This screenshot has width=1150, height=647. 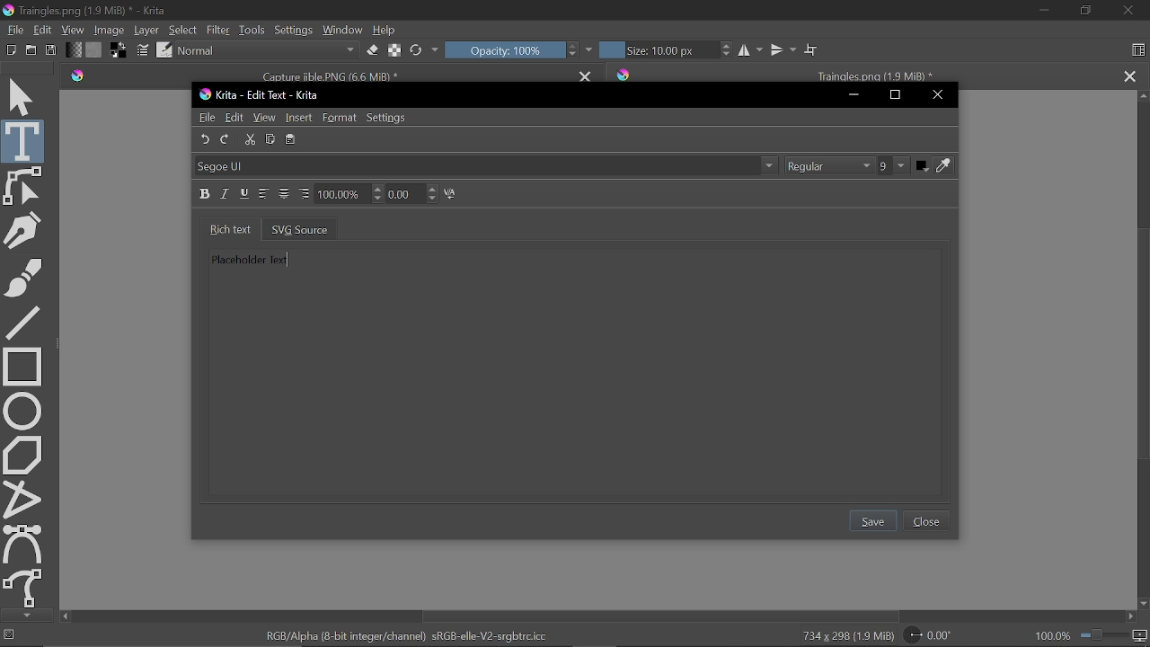 I want to click on Choose workspace, so click(x=1137, y=48).